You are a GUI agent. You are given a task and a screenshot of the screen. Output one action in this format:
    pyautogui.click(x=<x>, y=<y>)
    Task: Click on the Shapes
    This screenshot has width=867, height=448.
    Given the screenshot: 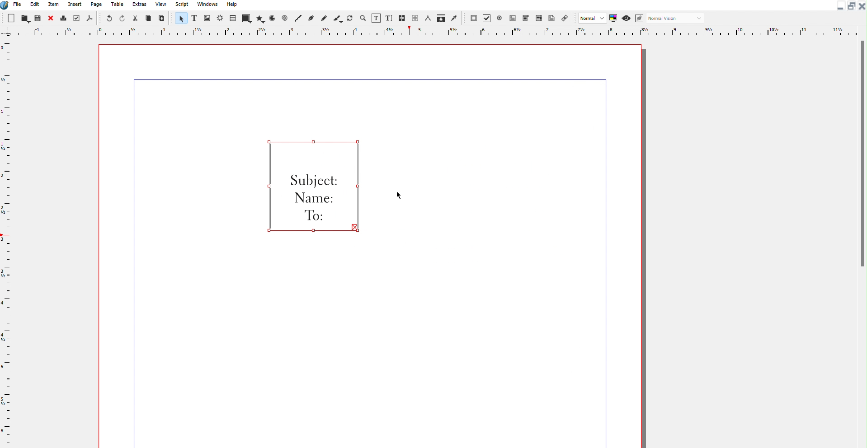 What is the action you would take?
    pyautogui.click(x=246, y=18)
    